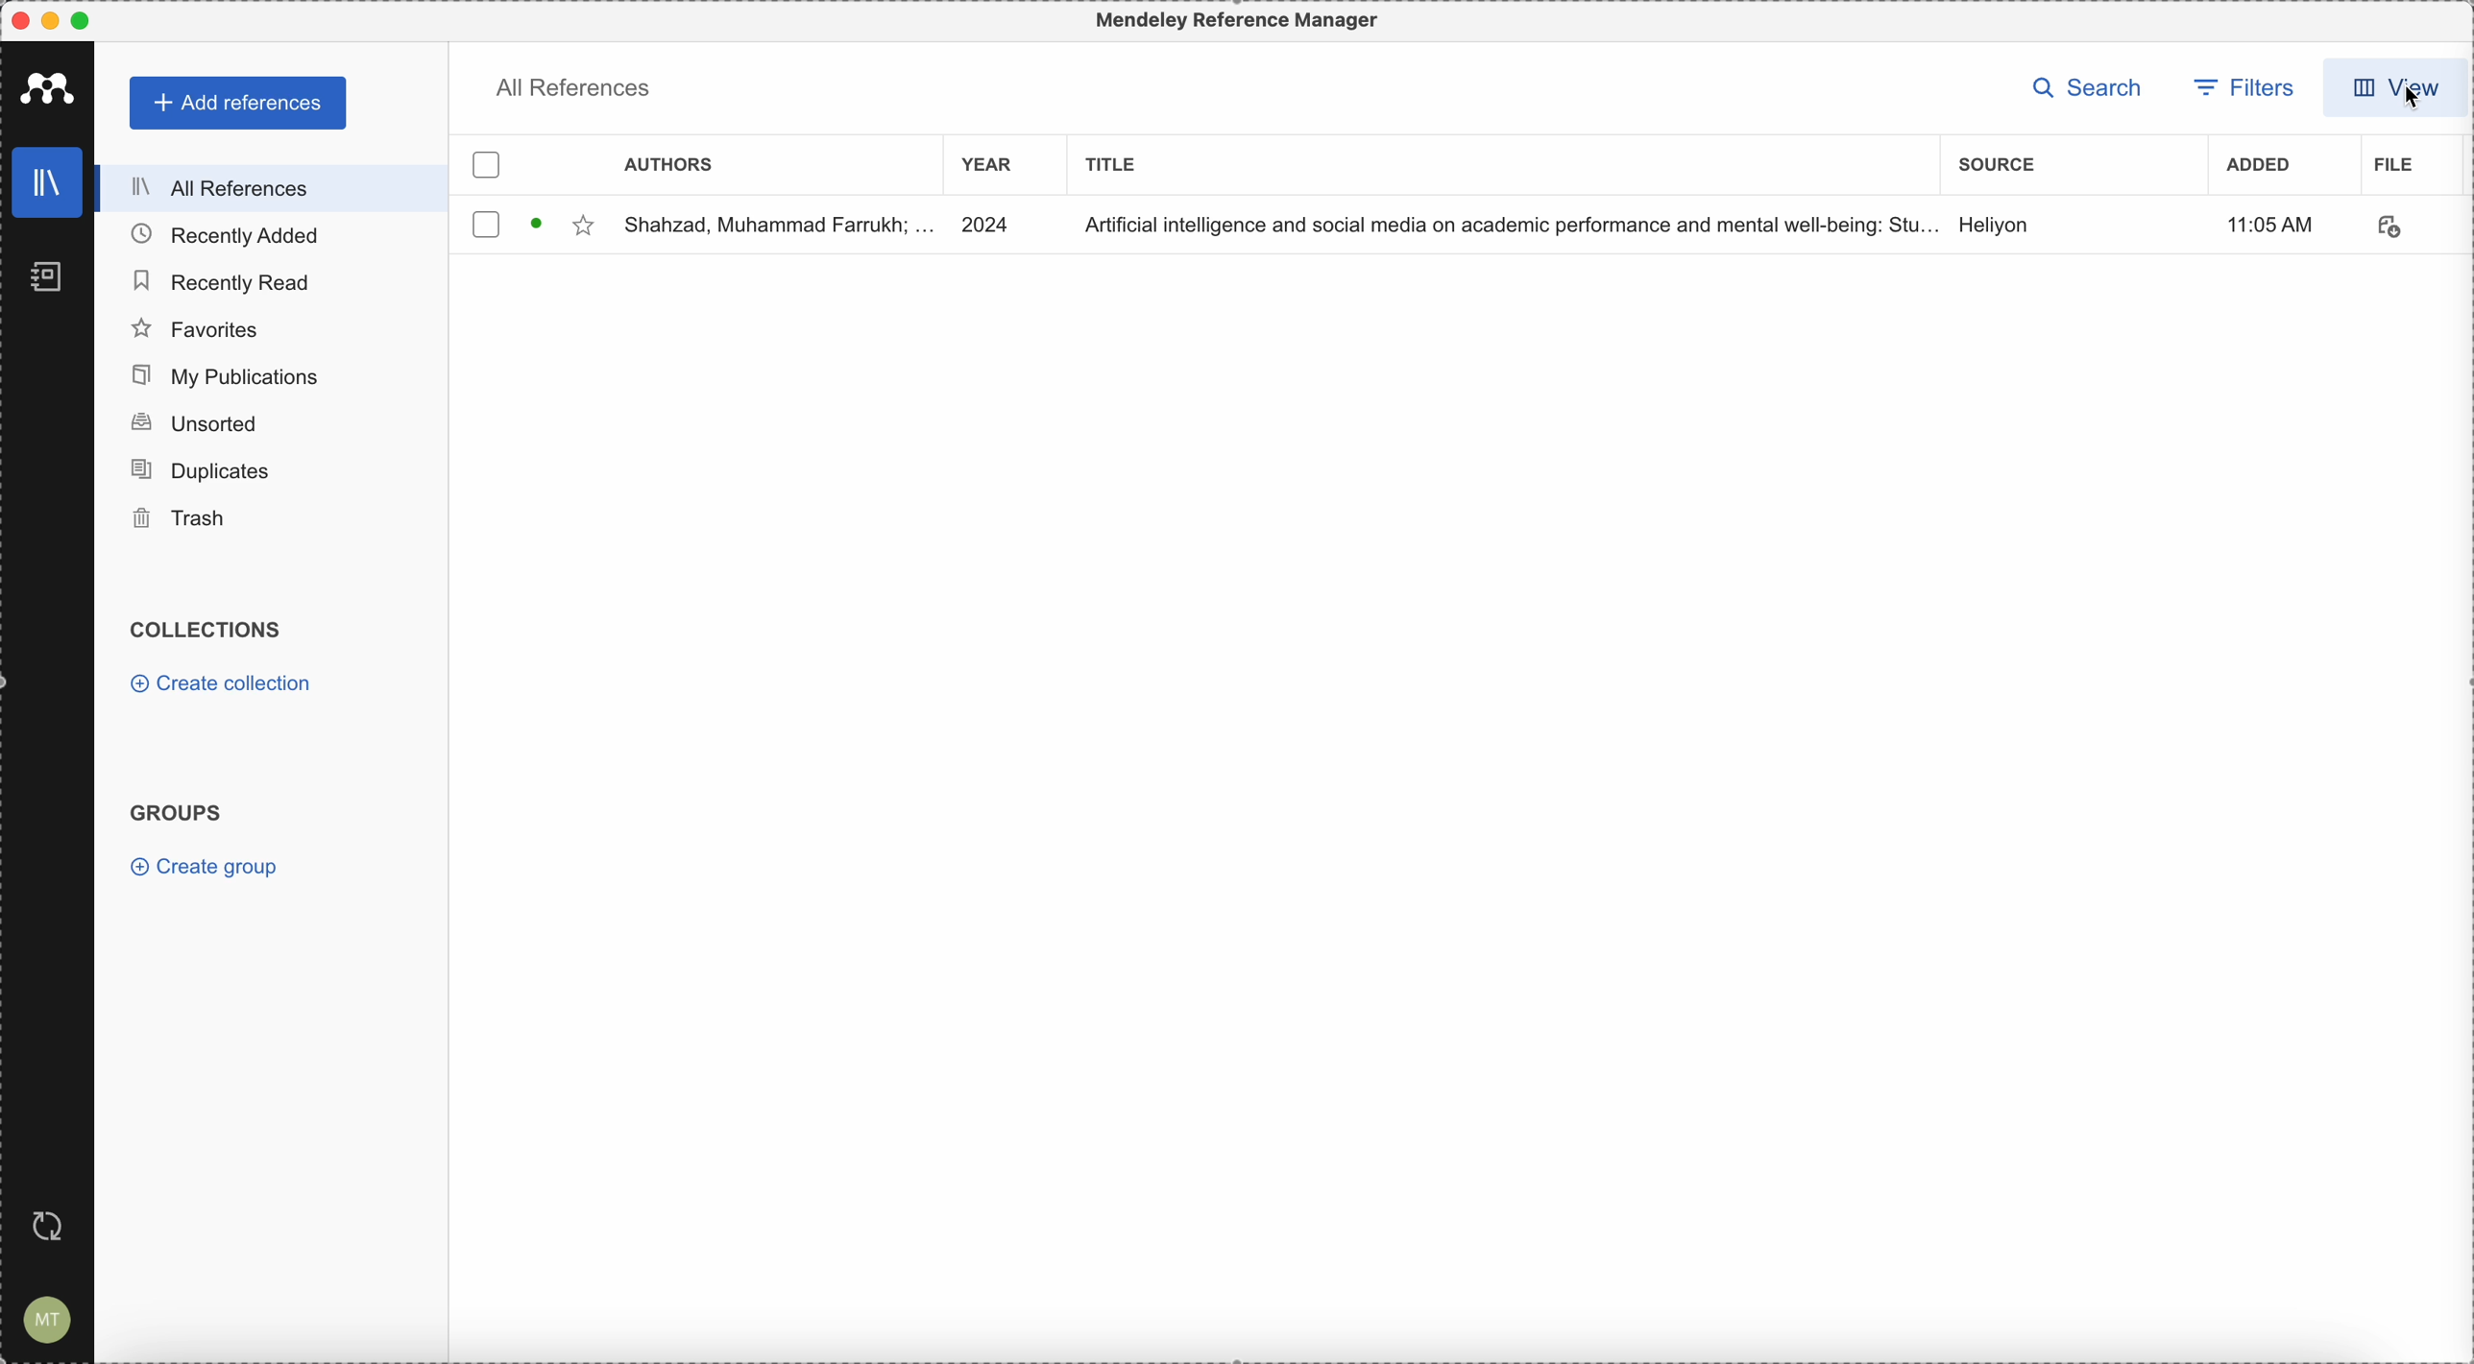  I want to click on minimize, so click(55, 20).